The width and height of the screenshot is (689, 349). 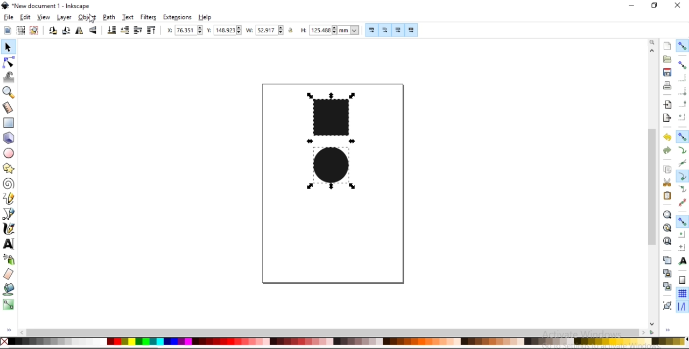 I want to click on minimize, so click(x=630, y=5).